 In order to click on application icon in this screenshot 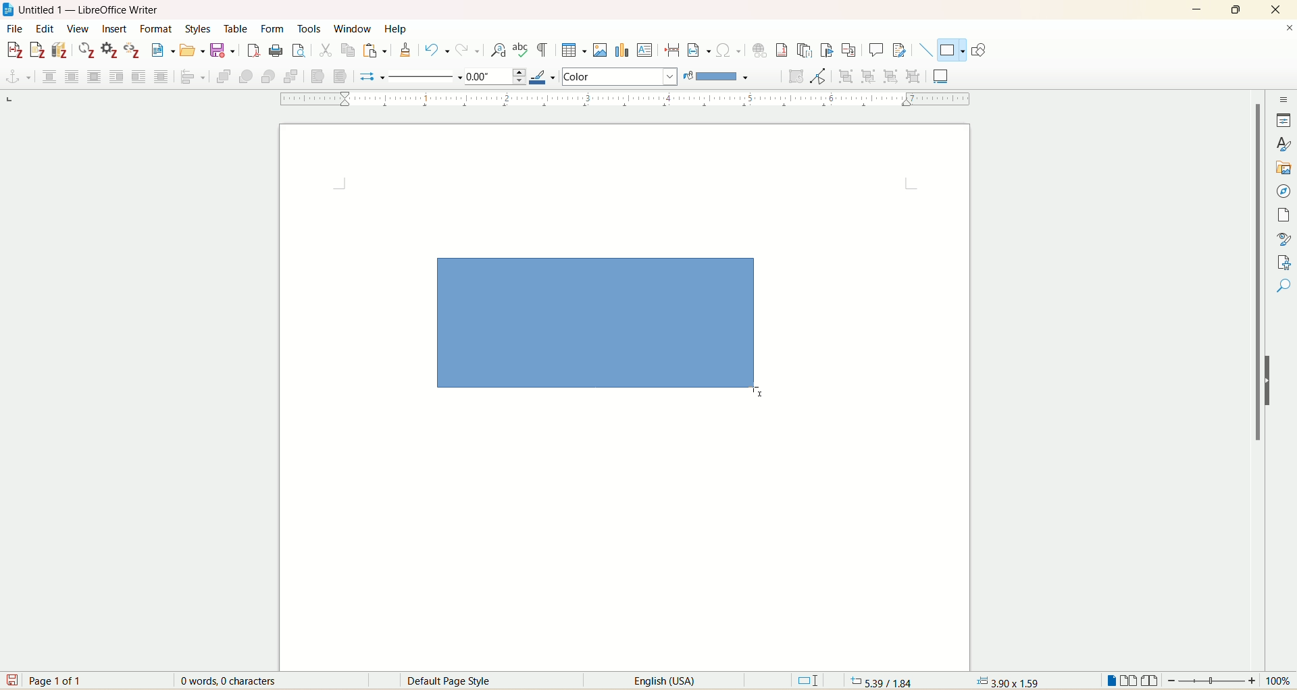, I will do `click(9, 9)`.